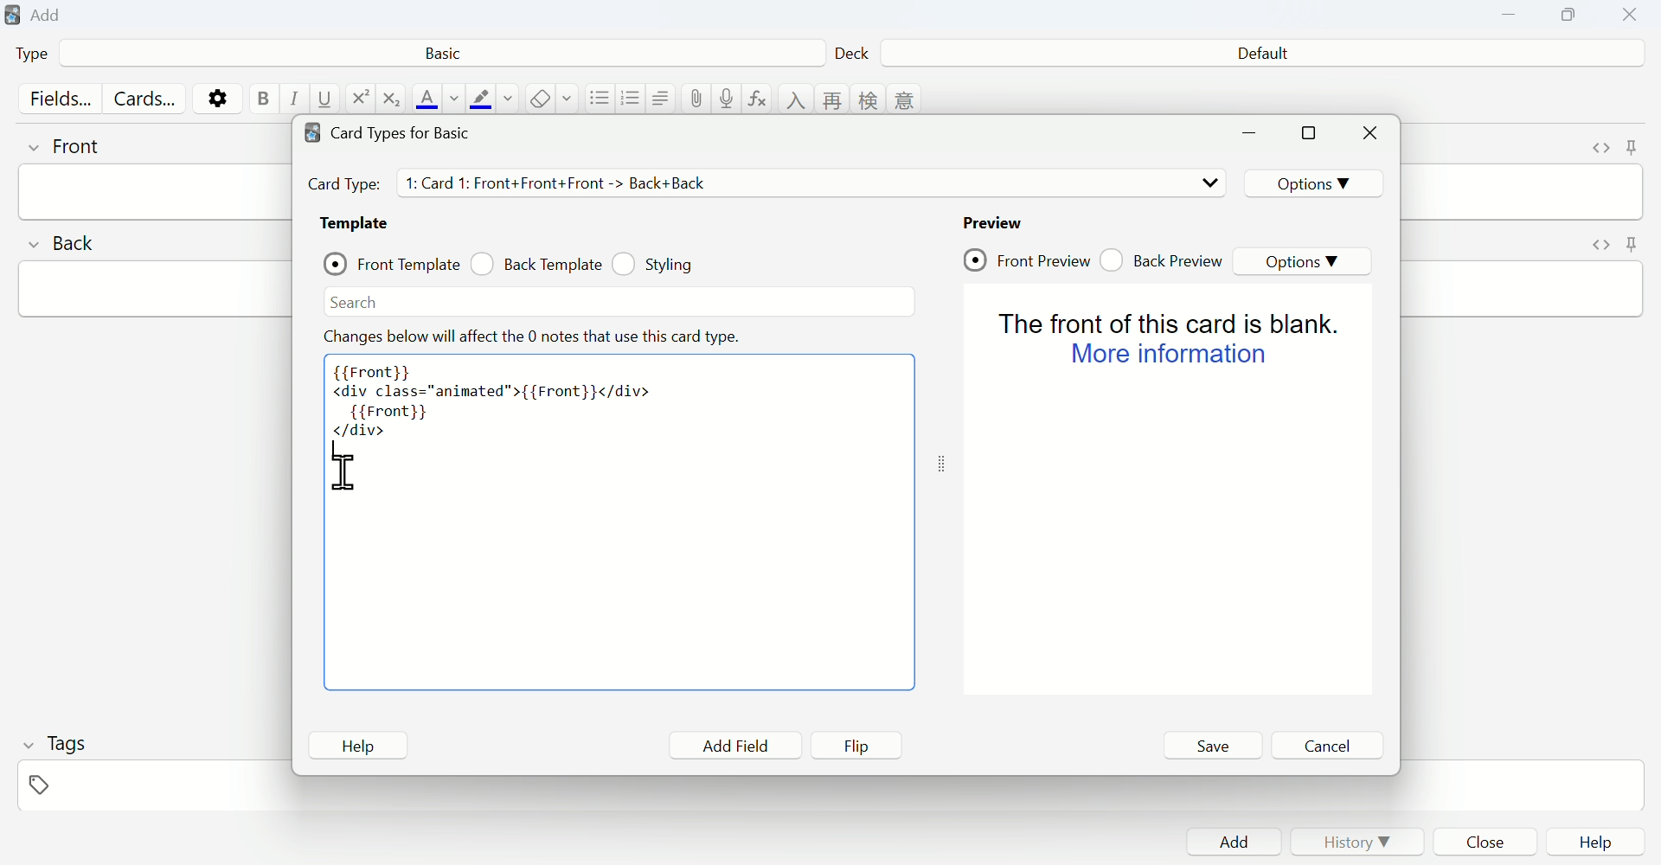 This screenshot has height=865, width=1661. What do you see at coordinates (454, 99) in the screenshot?
I see `change color` at bounding box center [454, 99].